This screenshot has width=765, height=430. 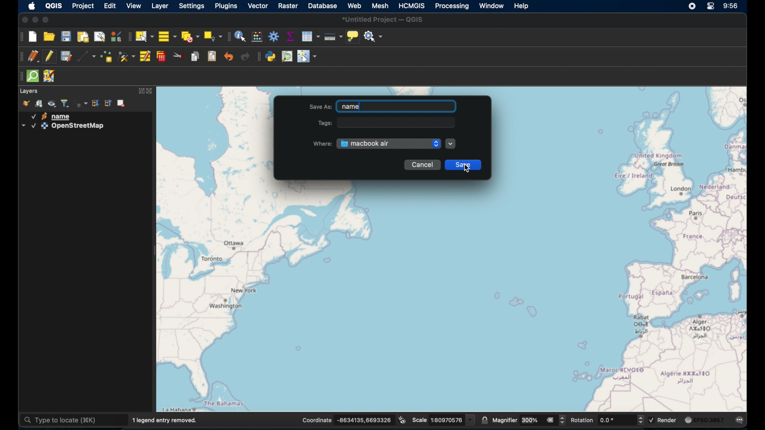 I want to click on filter layer, so click(x=65, y=103).